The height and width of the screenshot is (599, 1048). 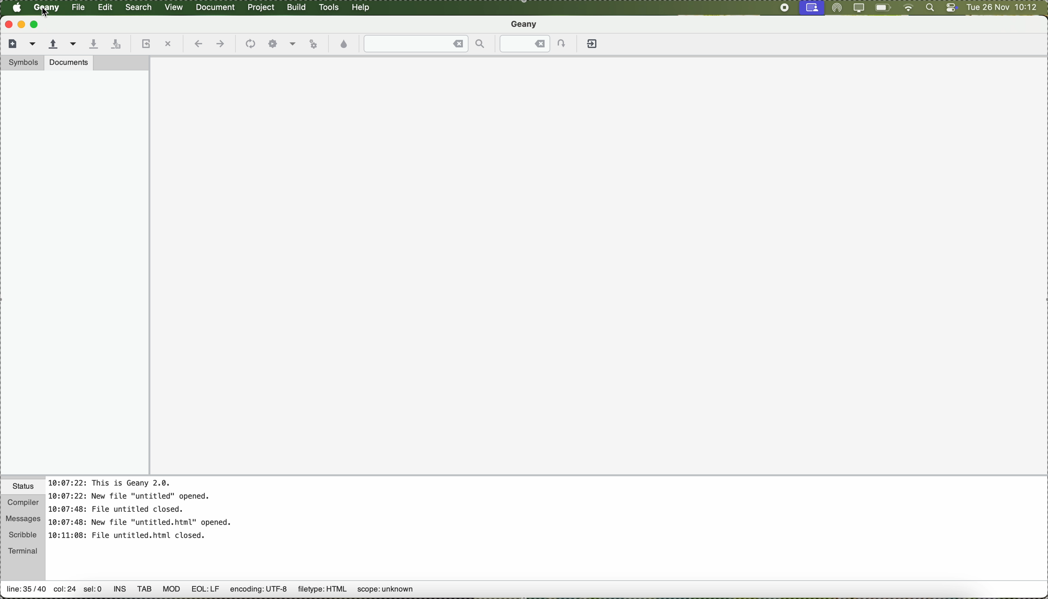 What do you see at coordinates (26, 591) in the screenshot?
I see `line 35/40` at bounding box center [26, 591].